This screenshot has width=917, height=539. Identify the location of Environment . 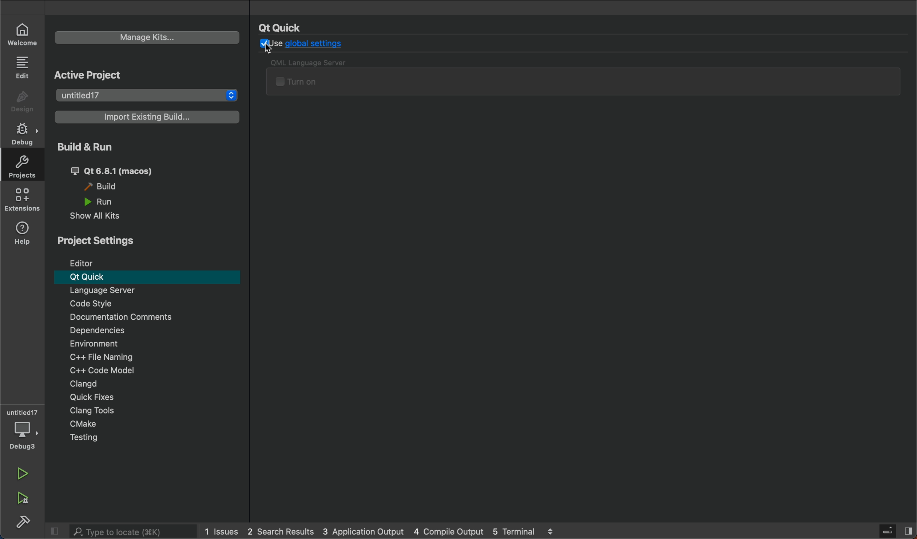
(151, 344).